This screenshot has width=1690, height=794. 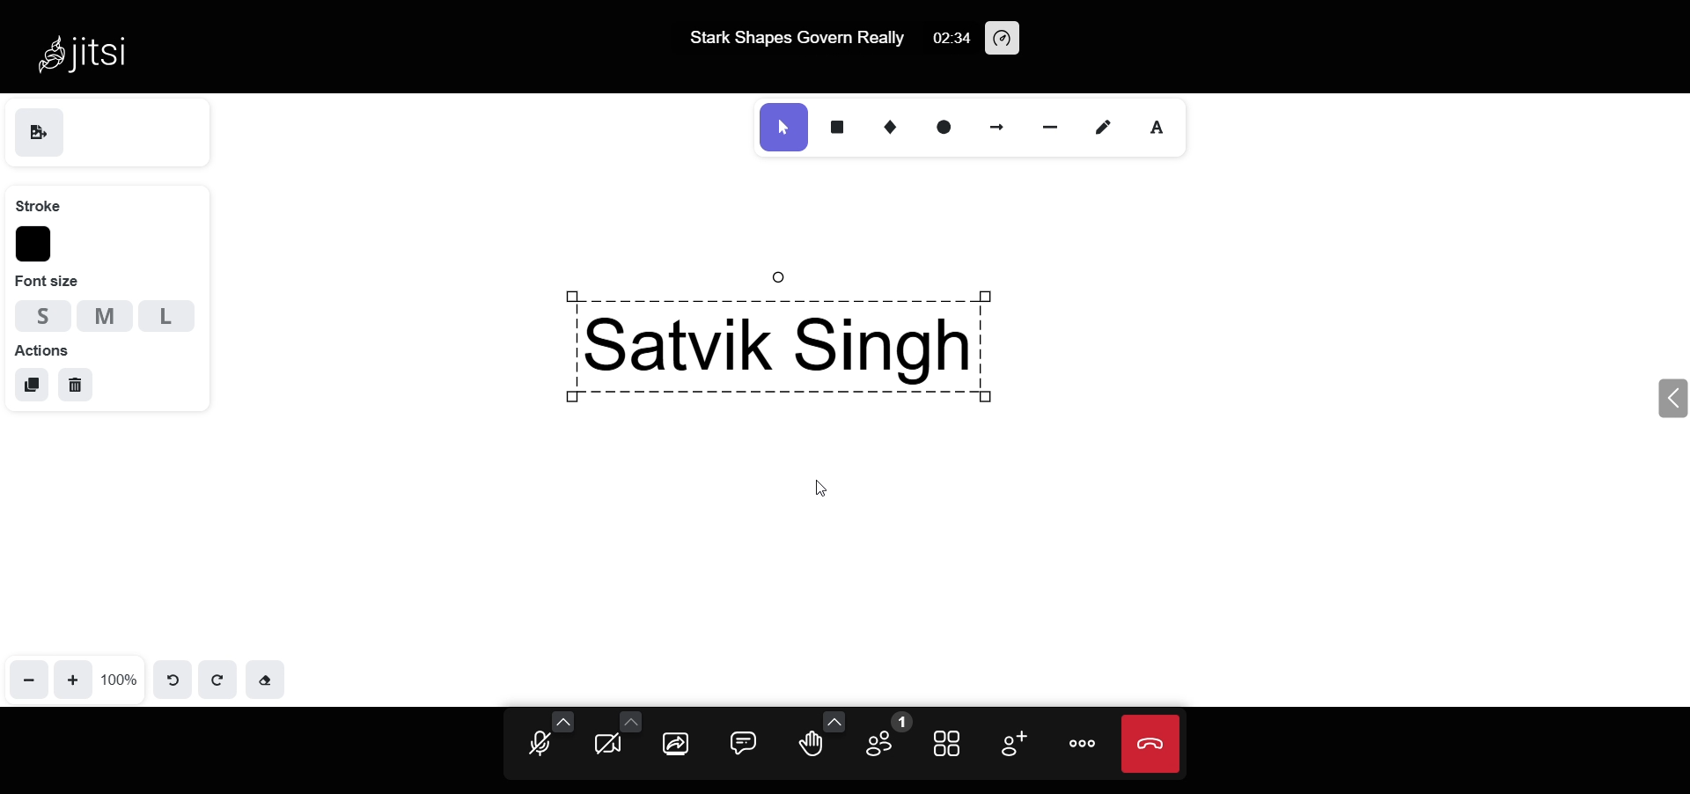 What do you see at coordinates (36, 245) in the screenshot?
I see `stroke color` at bounding box center [36, 245].